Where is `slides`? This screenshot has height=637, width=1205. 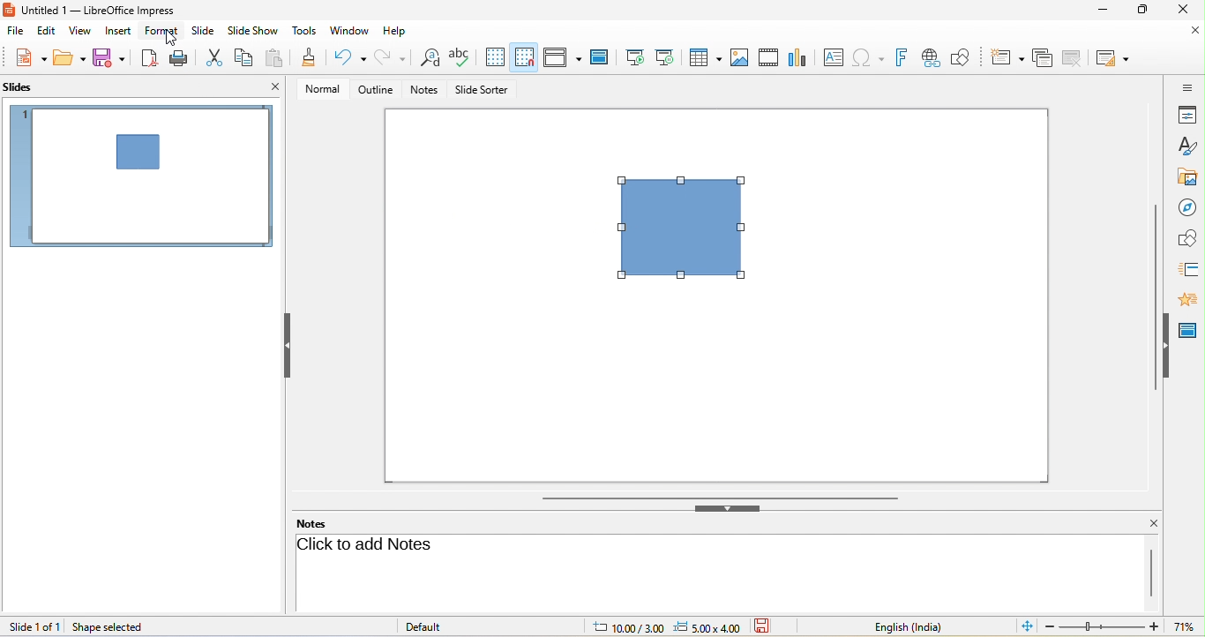 slides is located at coordinates (21, 86).